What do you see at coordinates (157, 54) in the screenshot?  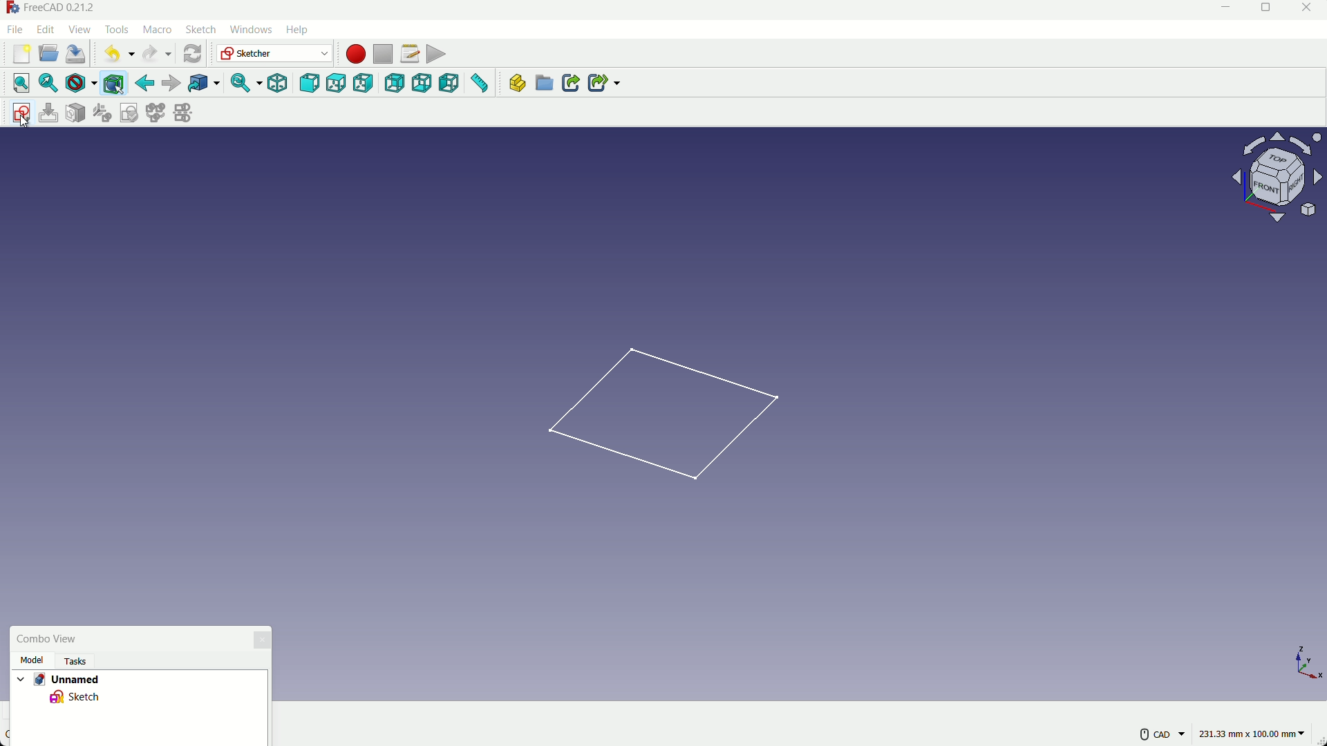 I see `redo` at bounding box center [157, 54].